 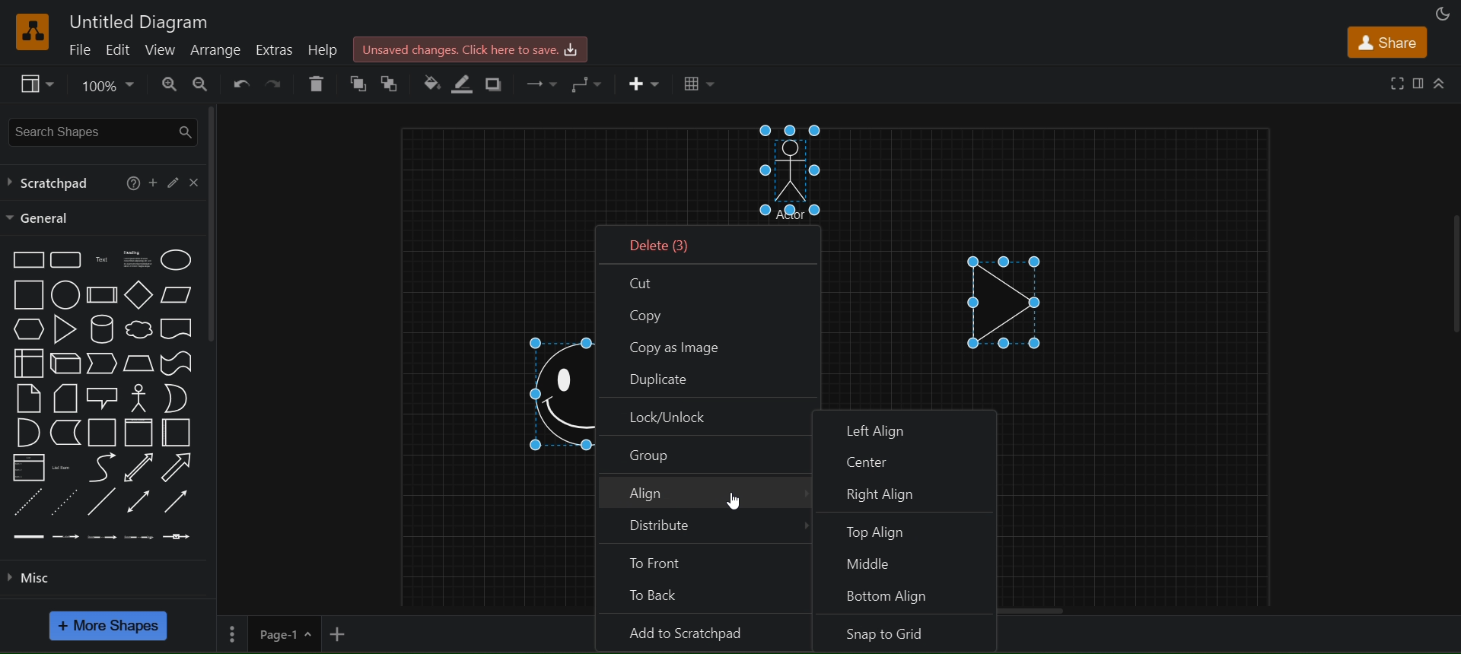 I want to click on cube, so click(x=62, y=363).